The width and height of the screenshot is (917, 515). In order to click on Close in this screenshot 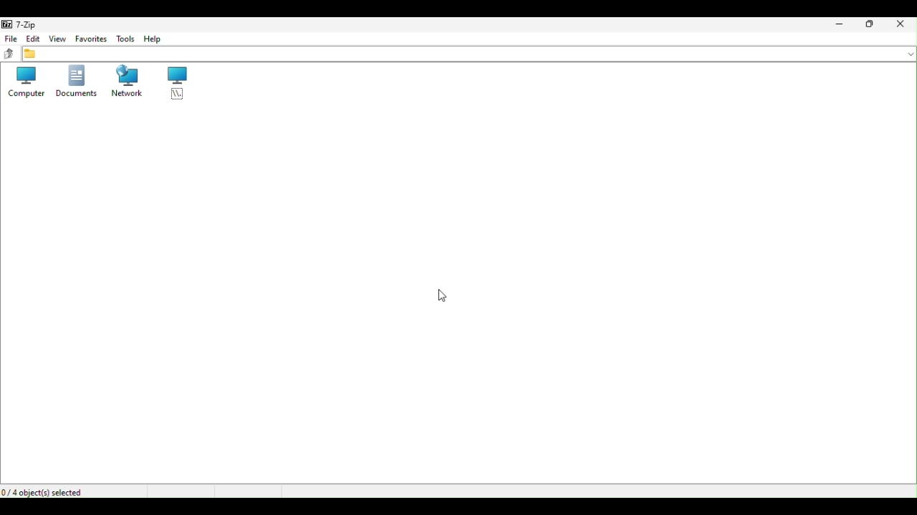, I will do `click(905, 26)`.